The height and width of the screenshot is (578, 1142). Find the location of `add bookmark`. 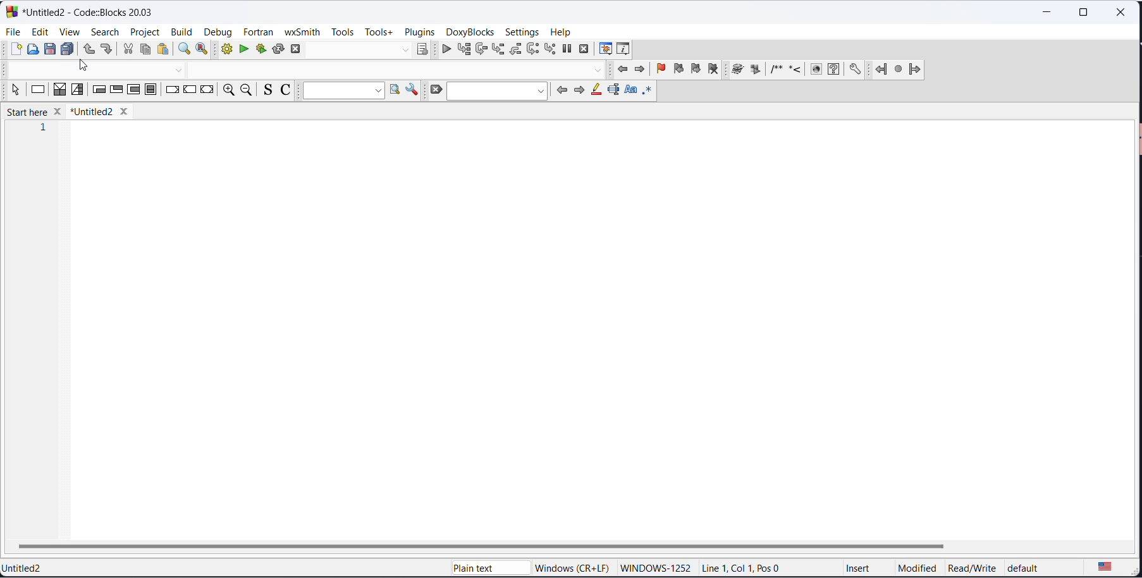

add bookmark is located at coordinates (657, 71).